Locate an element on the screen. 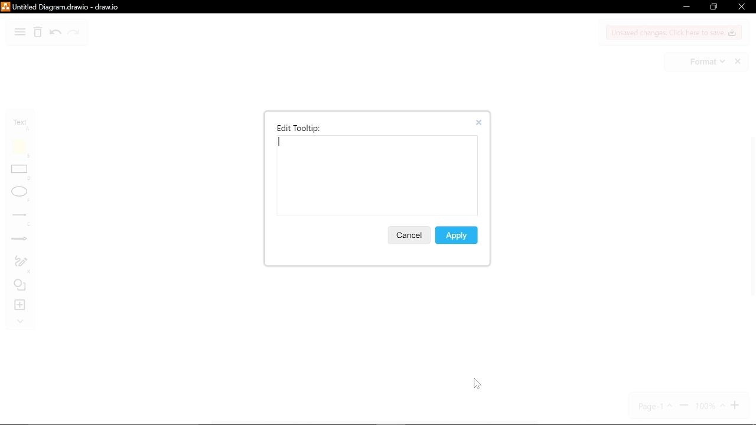  undo is located at coordinates (56, 34).